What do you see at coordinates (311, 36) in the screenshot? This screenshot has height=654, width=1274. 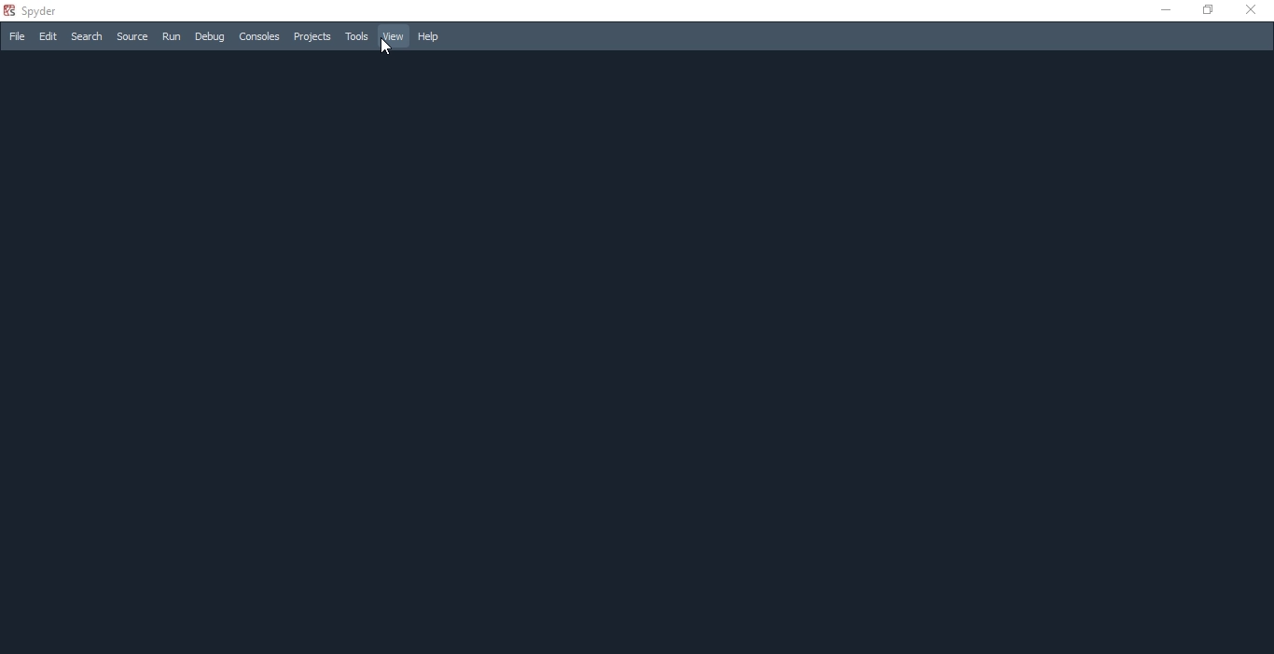 I see `Projects` at bounding box center [311, 36].